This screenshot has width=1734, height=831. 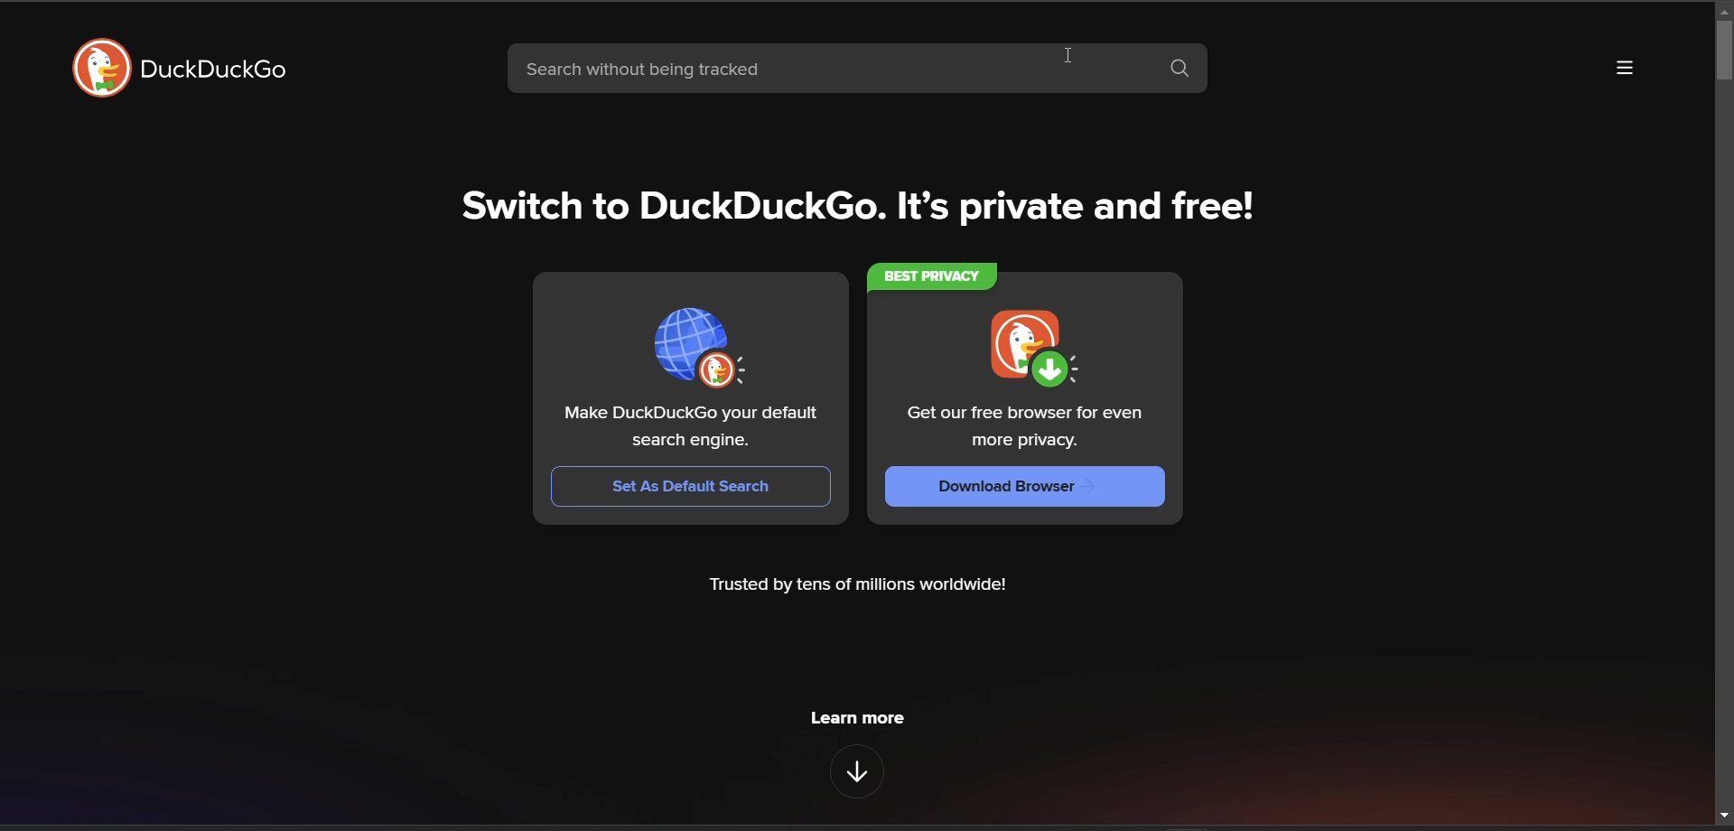 What do you see at coordinates (857, 585) in the screenshot?
I see `Trusted by tens of millions worldwide!` at bounding box center [857, 585].